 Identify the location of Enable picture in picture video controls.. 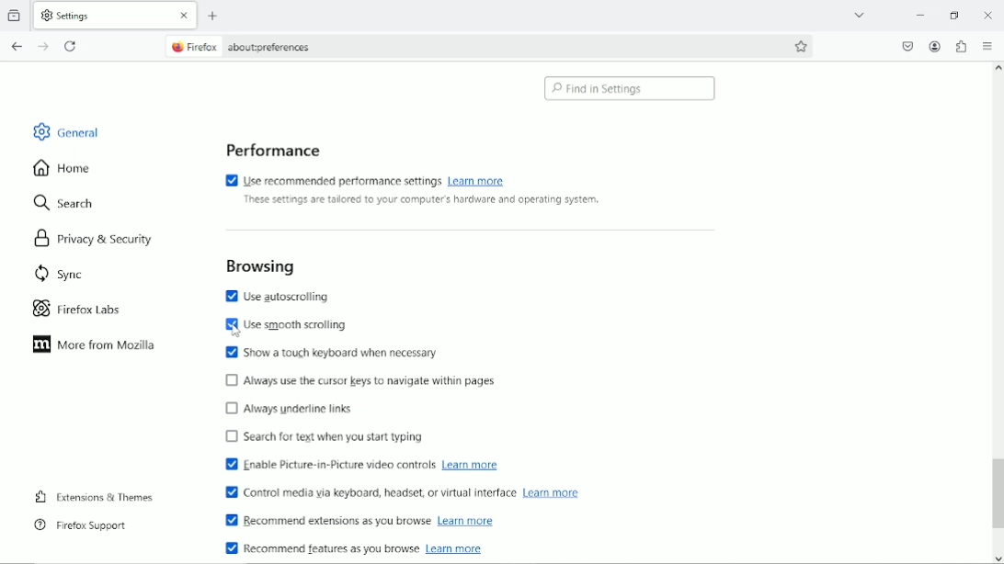
(325, 466).